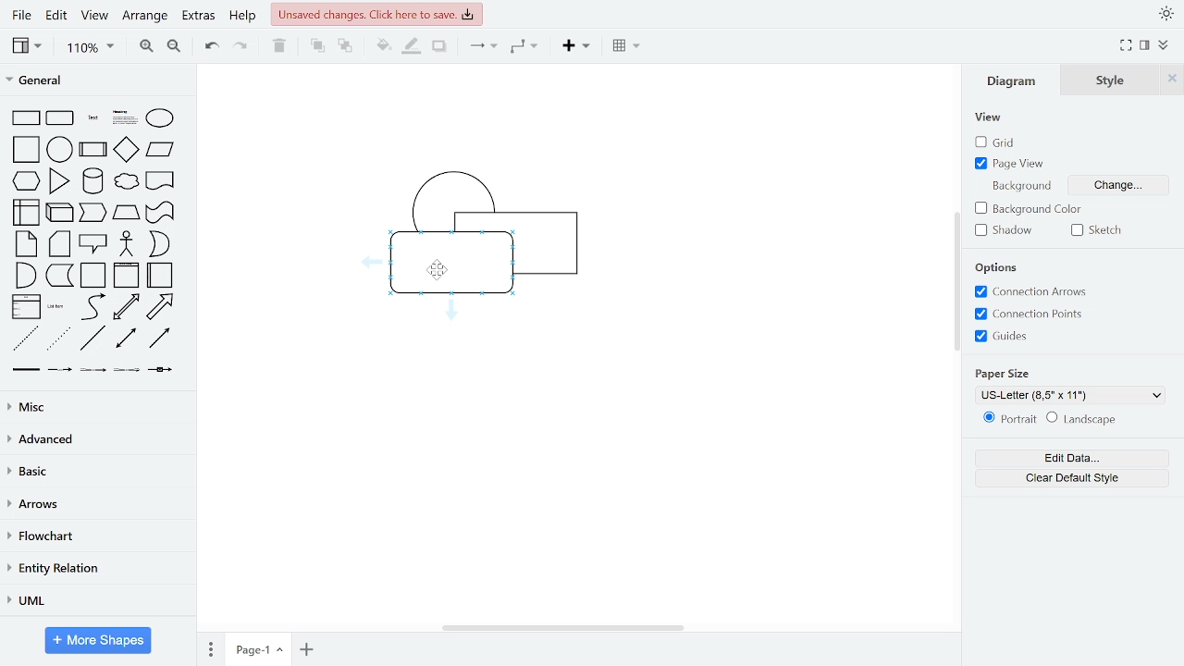  What do you see at coordinates (629, 48) in the screenshot?
I see `table` at bounding box center [629, 48].